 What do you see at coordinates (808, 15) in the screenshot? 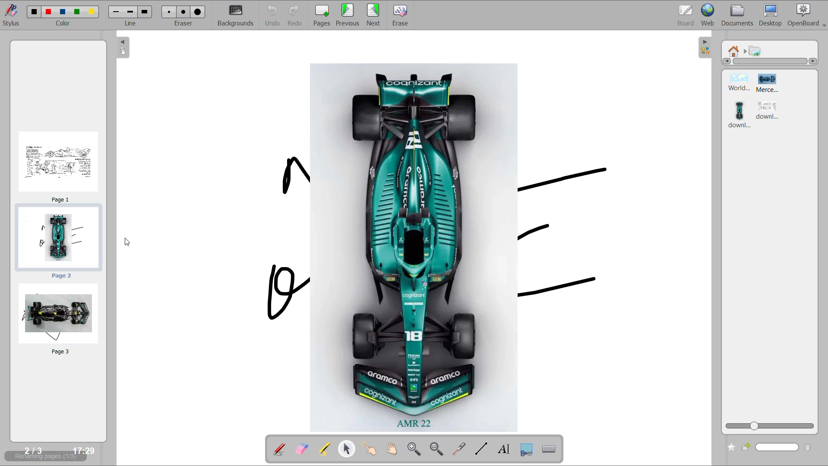
I see `openboard` at bounding box center [808, 15].